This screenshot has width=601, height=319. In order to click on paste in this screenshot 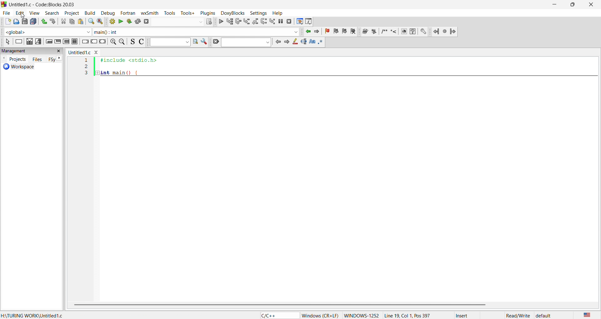, I will do `click(81, 22)`.